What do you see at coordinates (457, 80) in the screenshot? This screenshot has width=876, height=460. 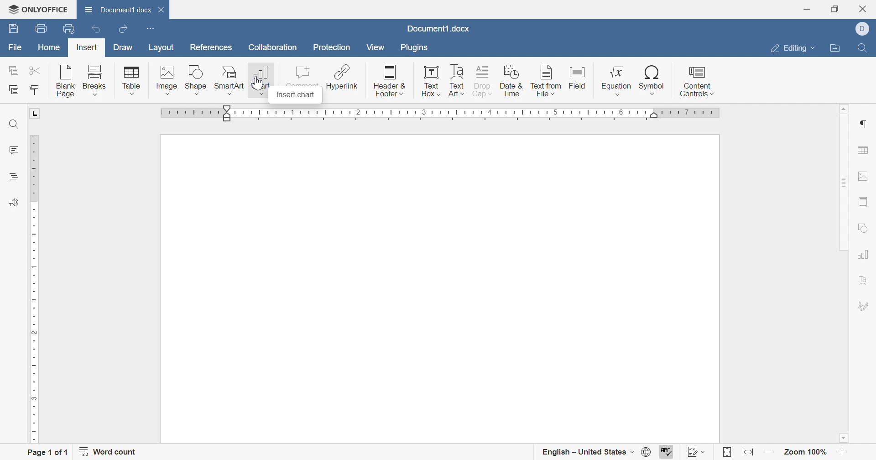 I see `Text Art` at bounding box center [457, 80].